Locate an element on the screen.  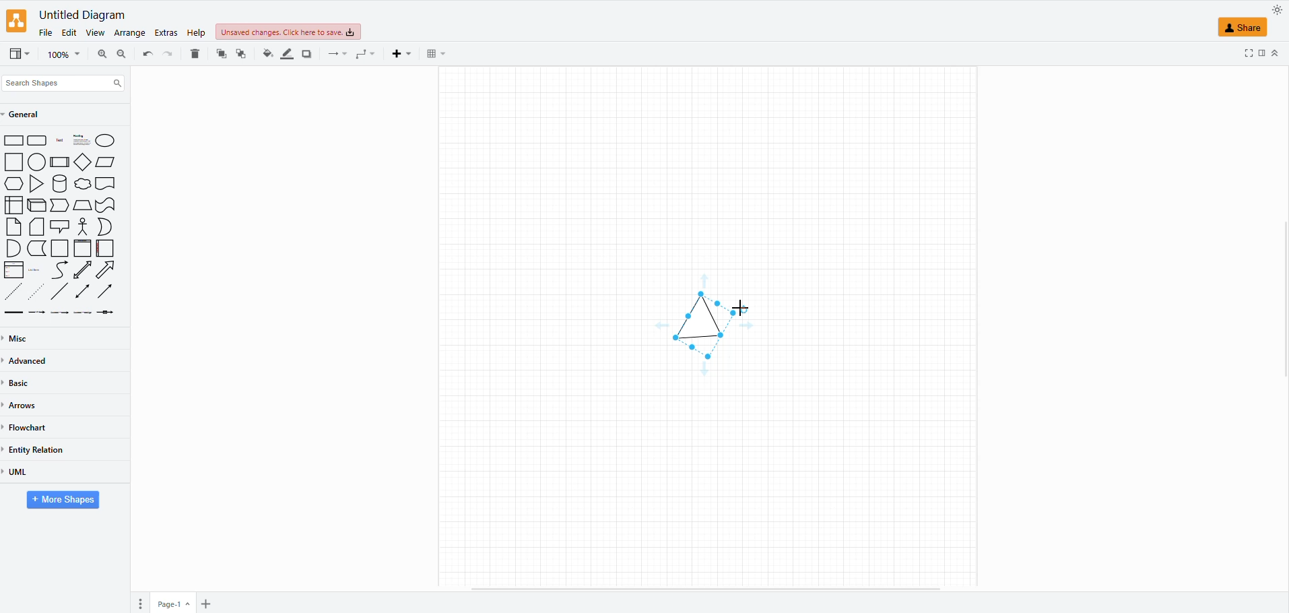
Flag is located at coordinates (106, 206).